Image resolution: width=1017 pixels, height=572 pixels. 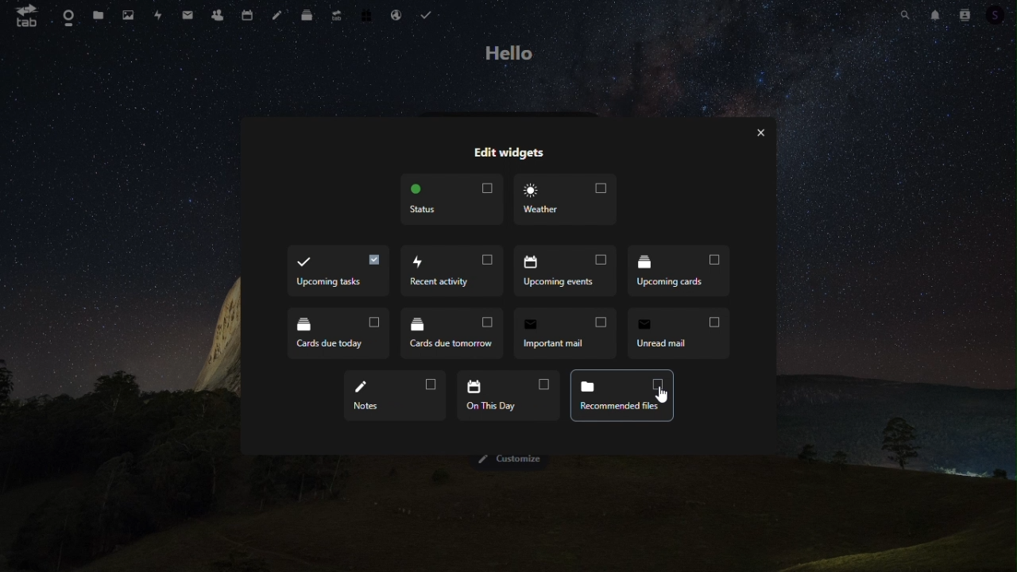 I want to click on Account icon, so click(x=964, y=15).